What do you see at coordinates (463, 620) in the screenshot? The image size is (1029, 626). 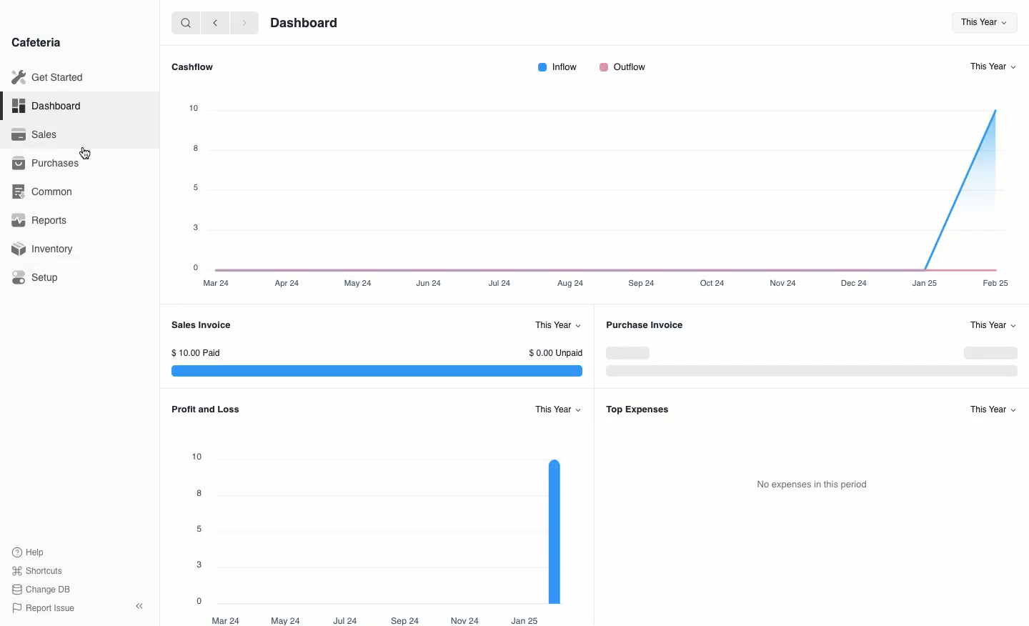 I see `Nov 24` at bounding box center [463, 620].